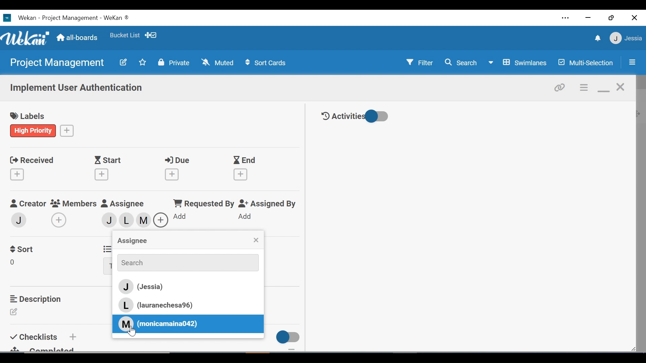 Image resolution: width=646 pixels, height=363 pixels. What do you see at coordinates (162, 305) in the screenshot?
I see `(lauranechesa96)` at bounding box center [162, 305].